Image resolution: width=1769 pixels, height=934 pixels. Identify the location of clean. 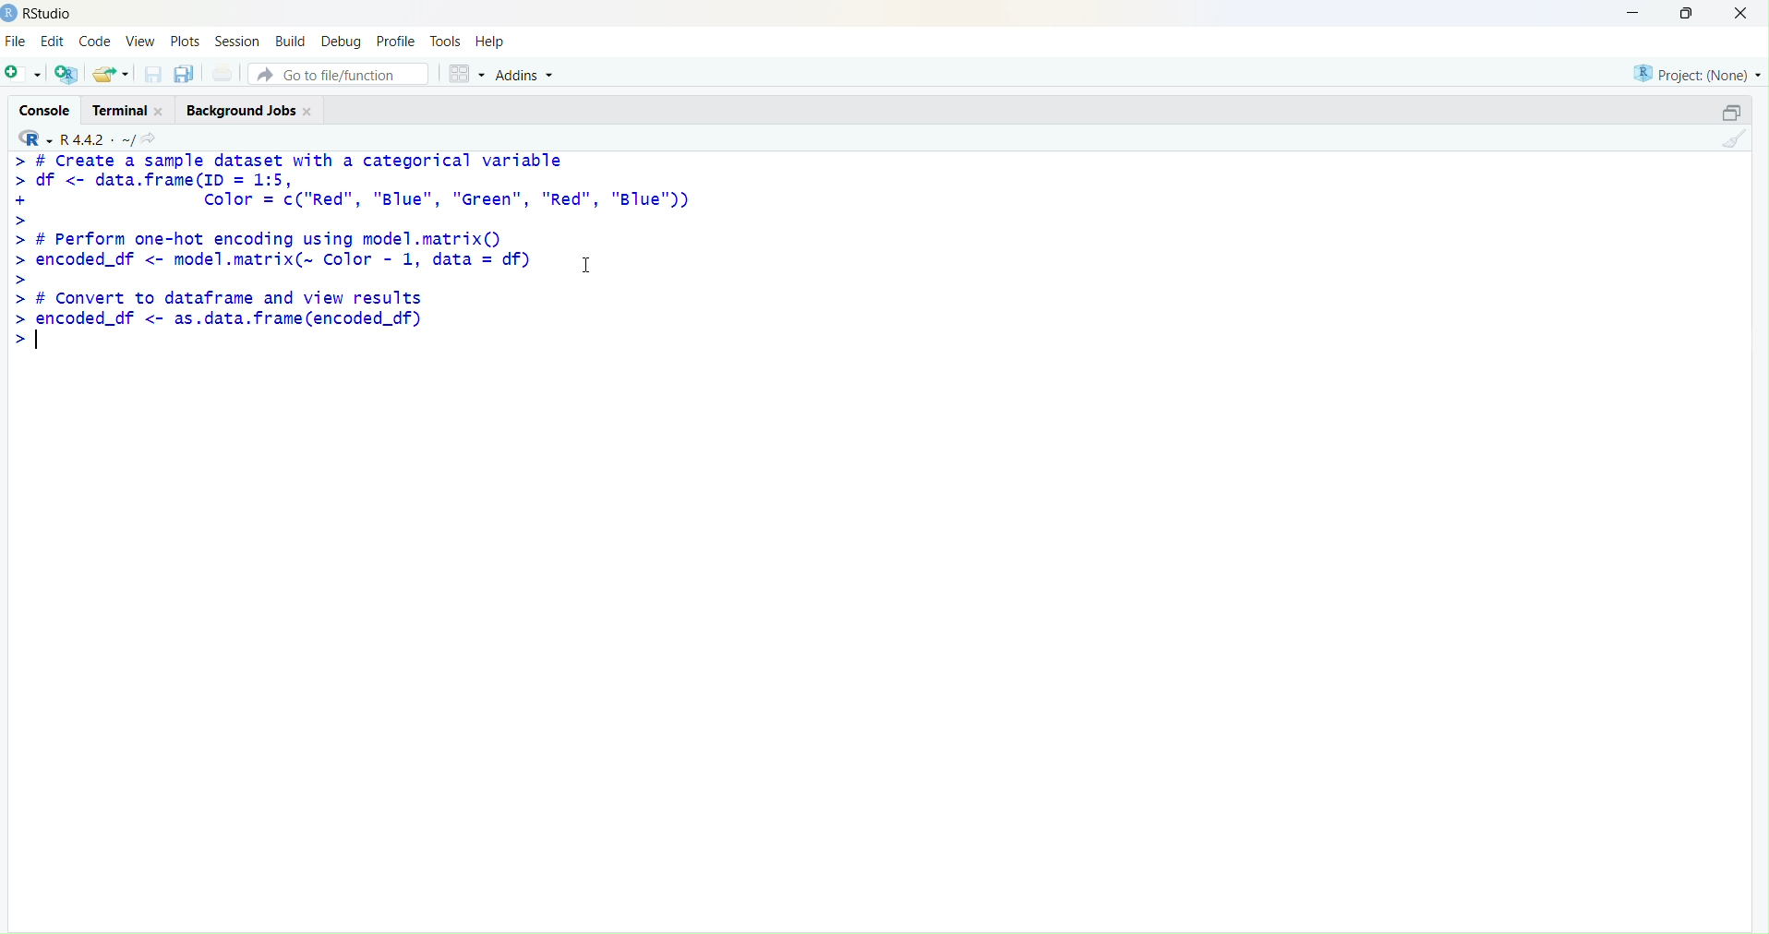
(1734, 138).